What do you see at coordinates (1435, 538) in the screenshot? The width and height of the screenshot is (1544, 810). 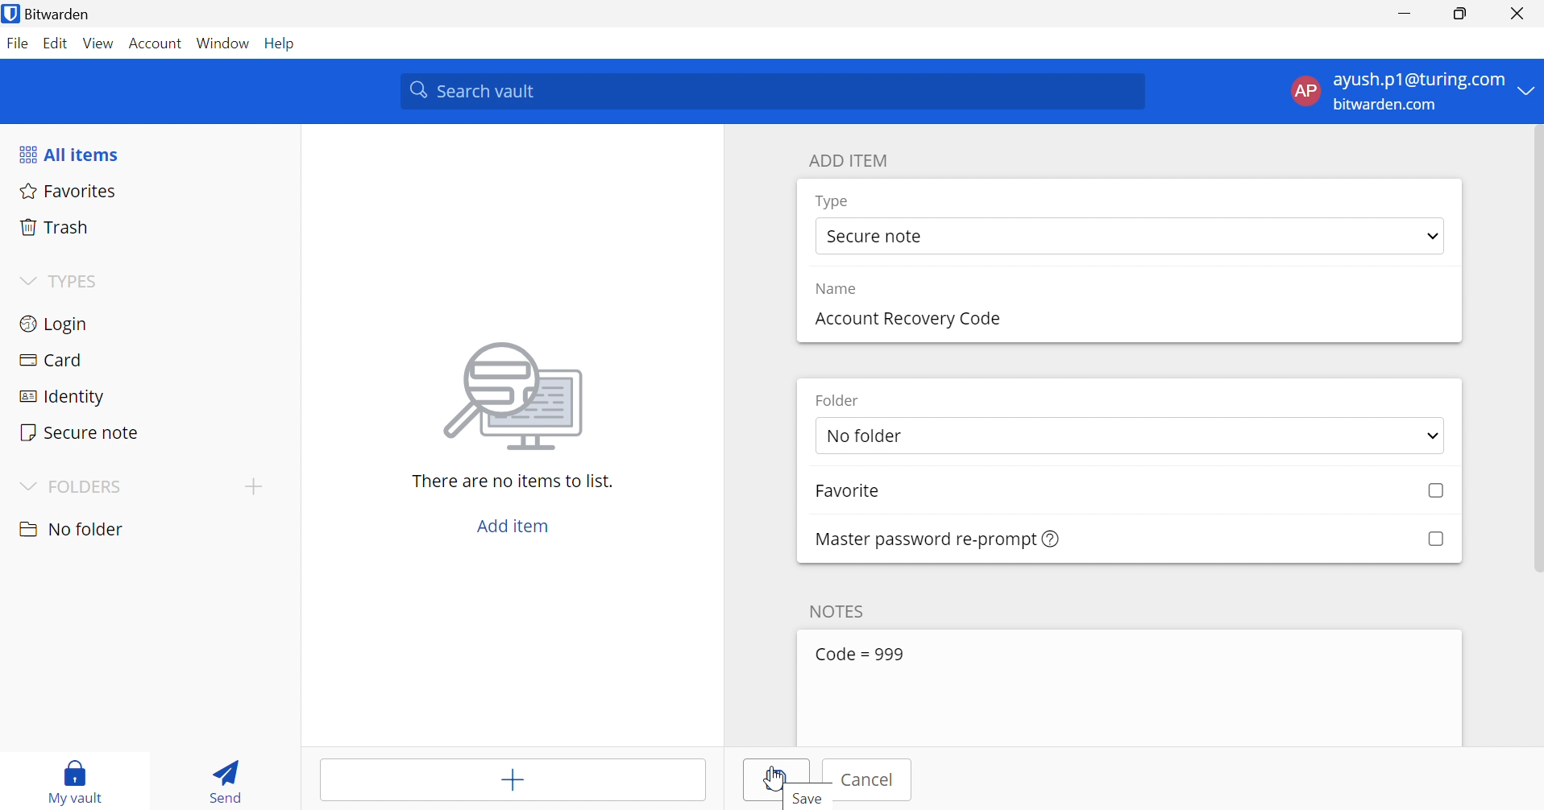 I see `box` at bounding box center [1435, 538].